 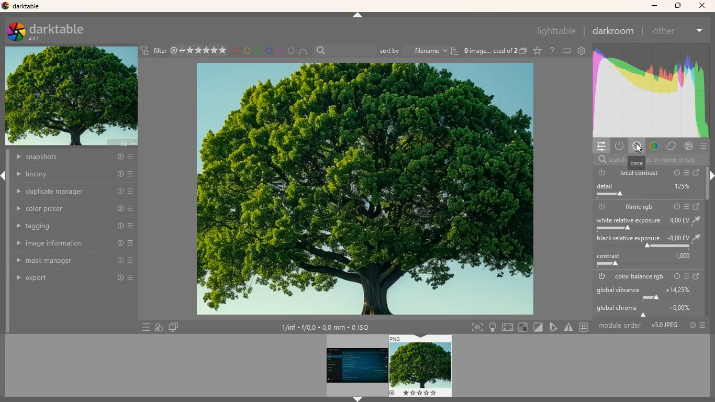 What do you see at coordinates (677, 276) in the screenshot?
I see `info` at bounding box center [677, 276].